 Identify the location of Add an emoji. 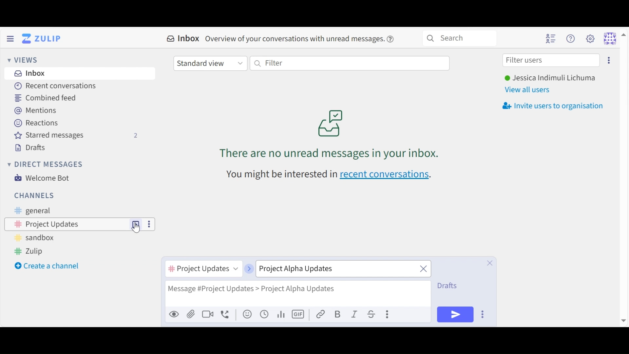
(247, 314).